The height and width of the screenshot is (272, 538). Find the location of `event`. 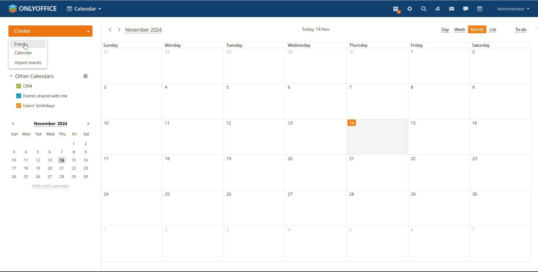

event is located at coordinates (28, 44).